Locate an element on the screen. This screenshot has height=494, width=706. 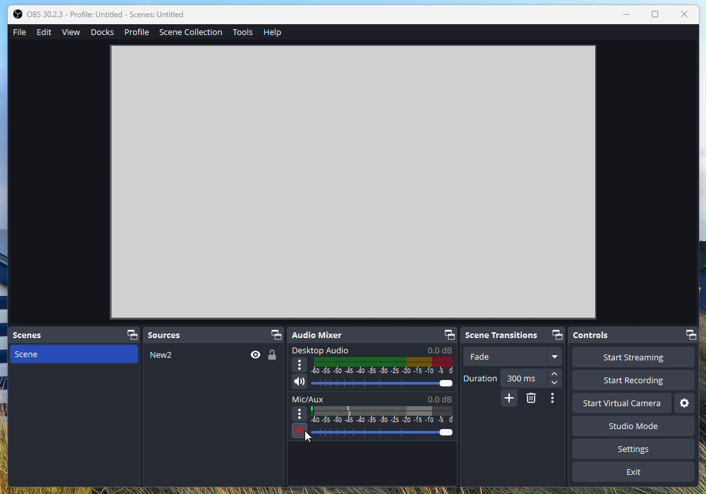
View is located at coordinates (72, 32).